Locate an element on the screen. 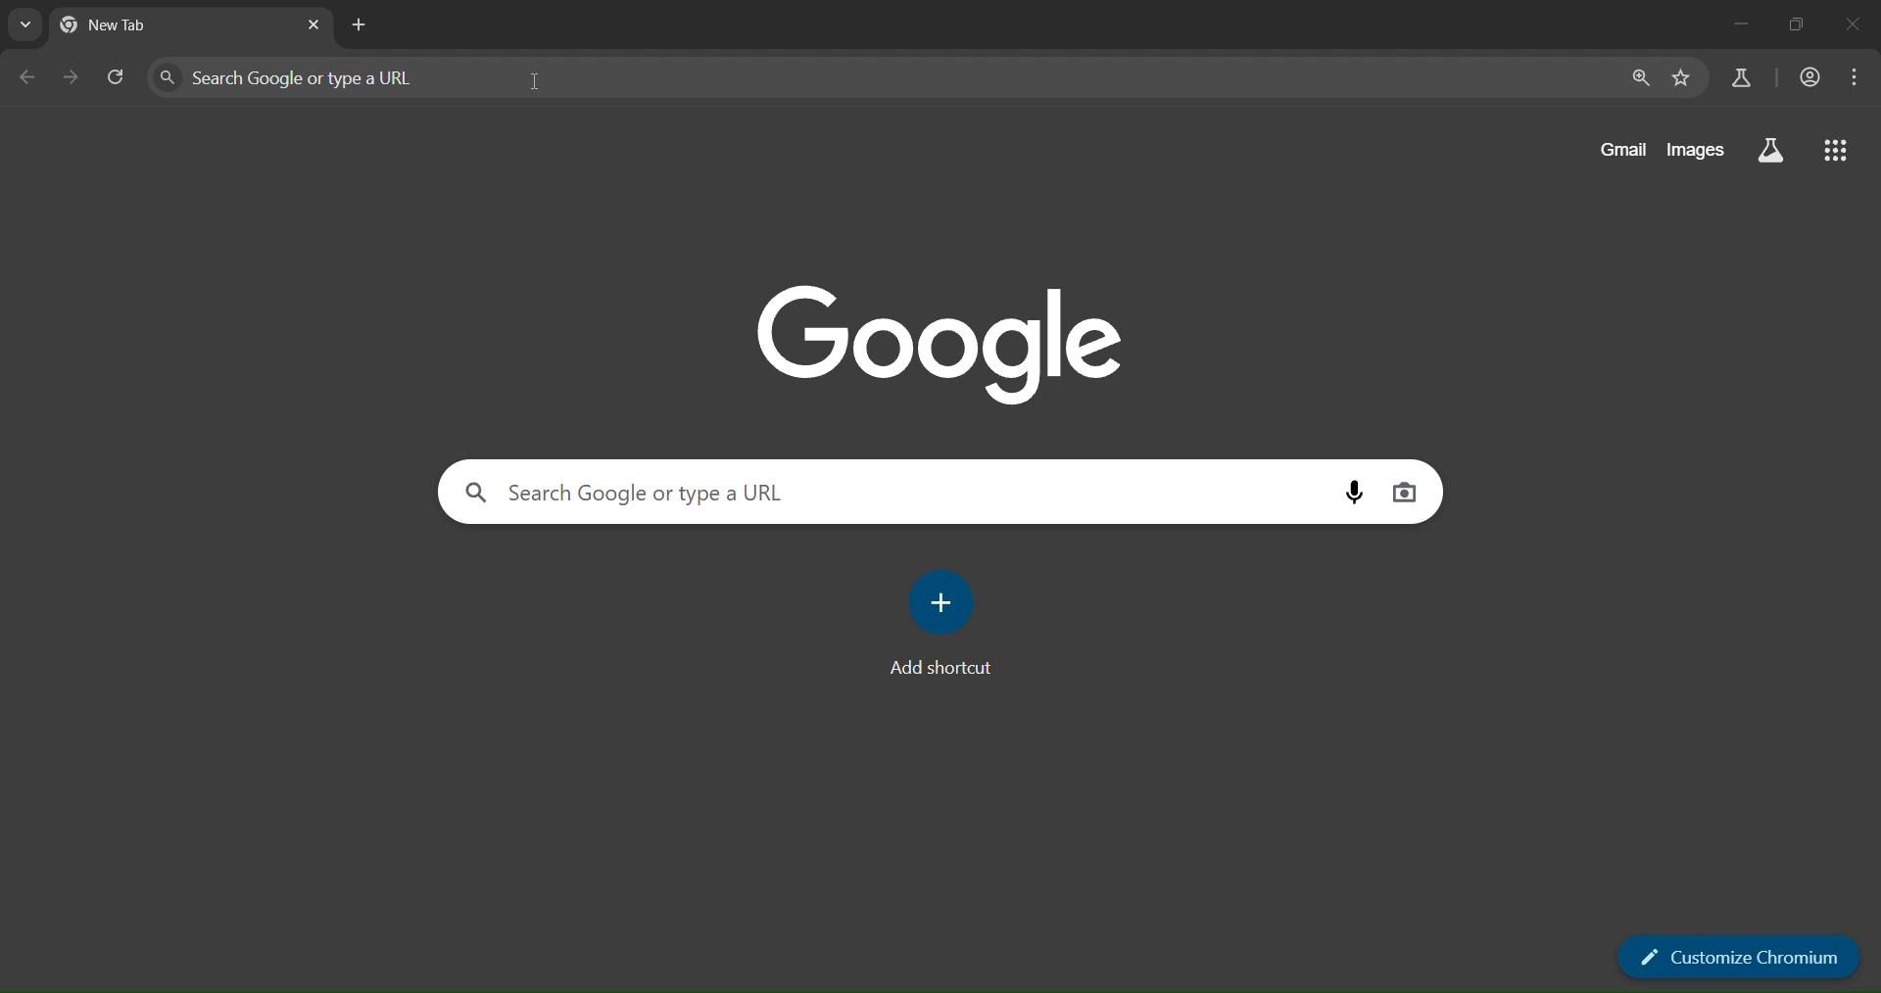 The height and width of the screenshot is (993, 1881). new tab is located at coordinates (362, 25).